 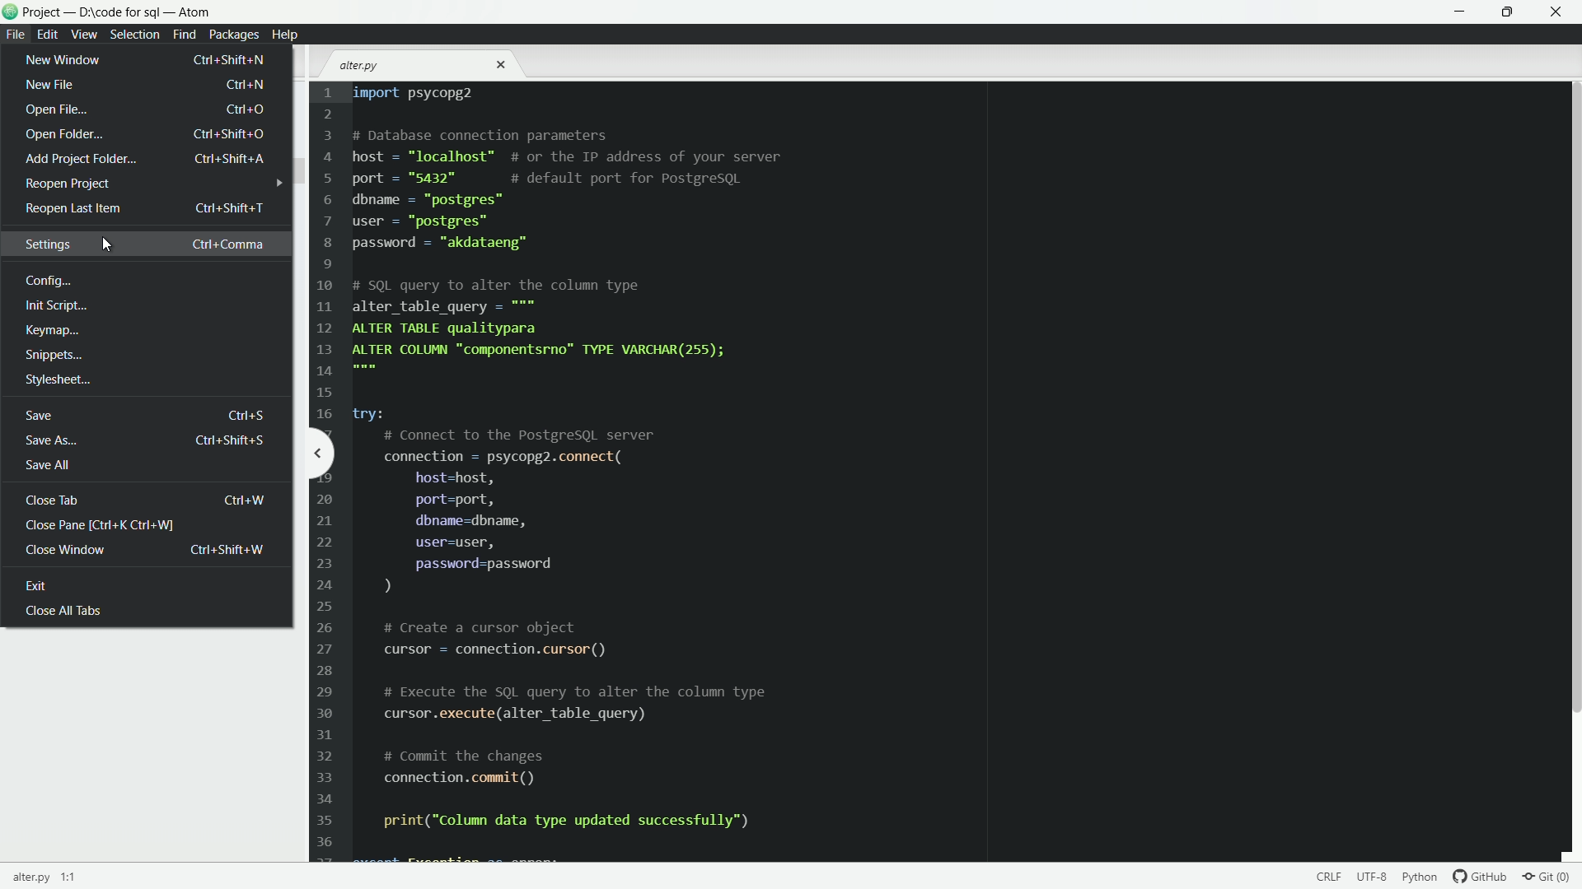 What do you see at coordinates (1462, 12) in the screenshot?
I see `minimize` at bounding box center [1462, 12].